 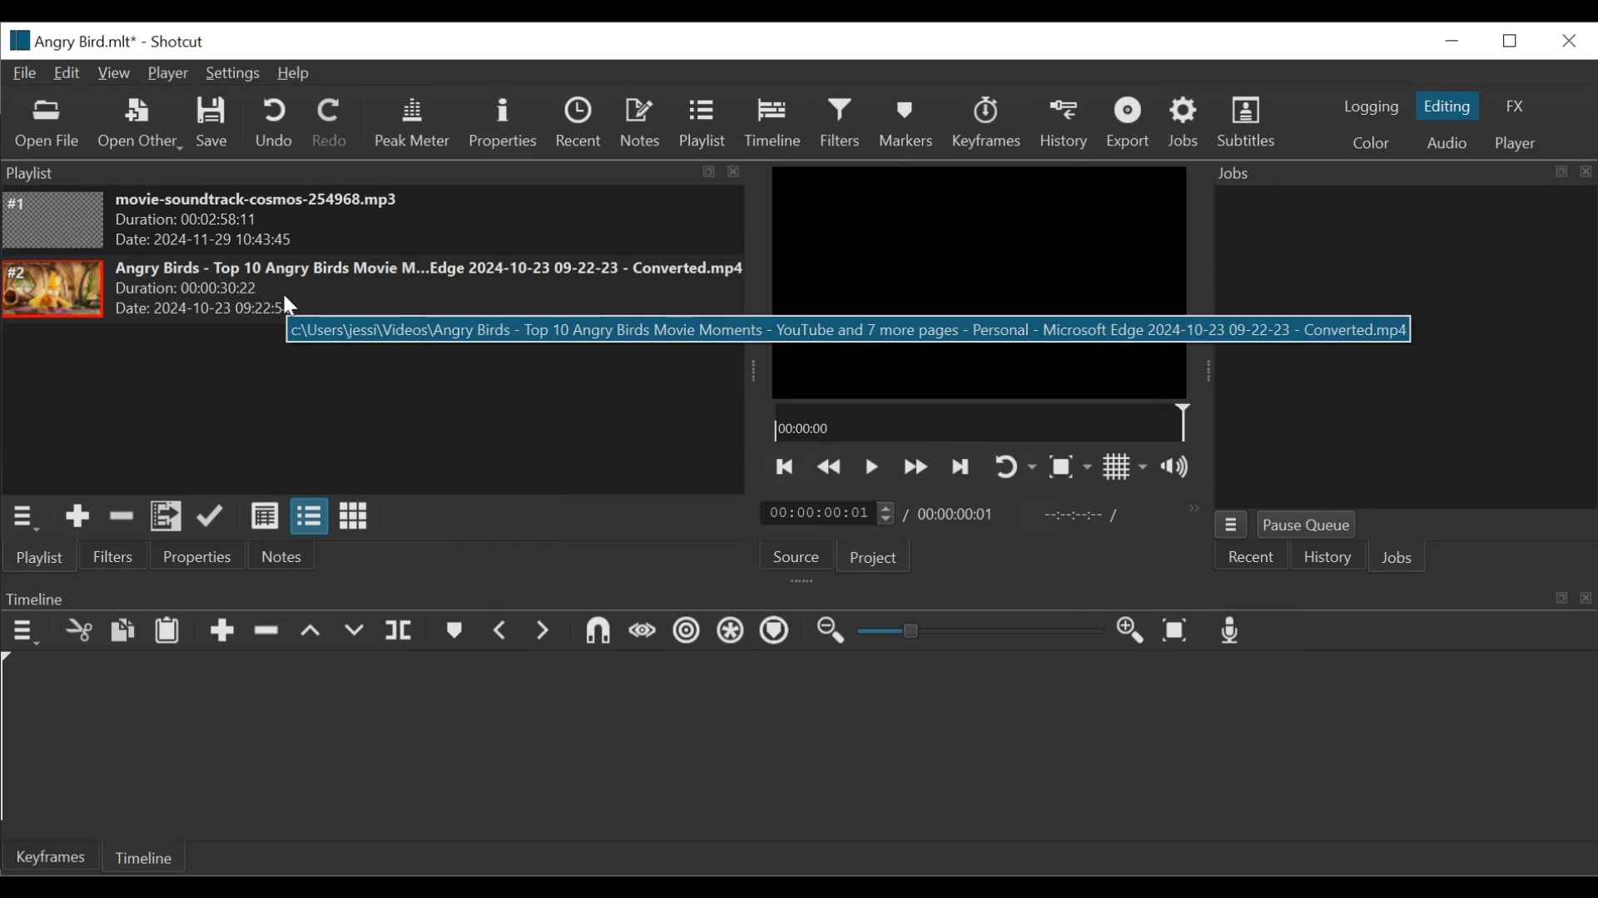 I want to click on Add files to the playlist, so click(x=167, y=517).